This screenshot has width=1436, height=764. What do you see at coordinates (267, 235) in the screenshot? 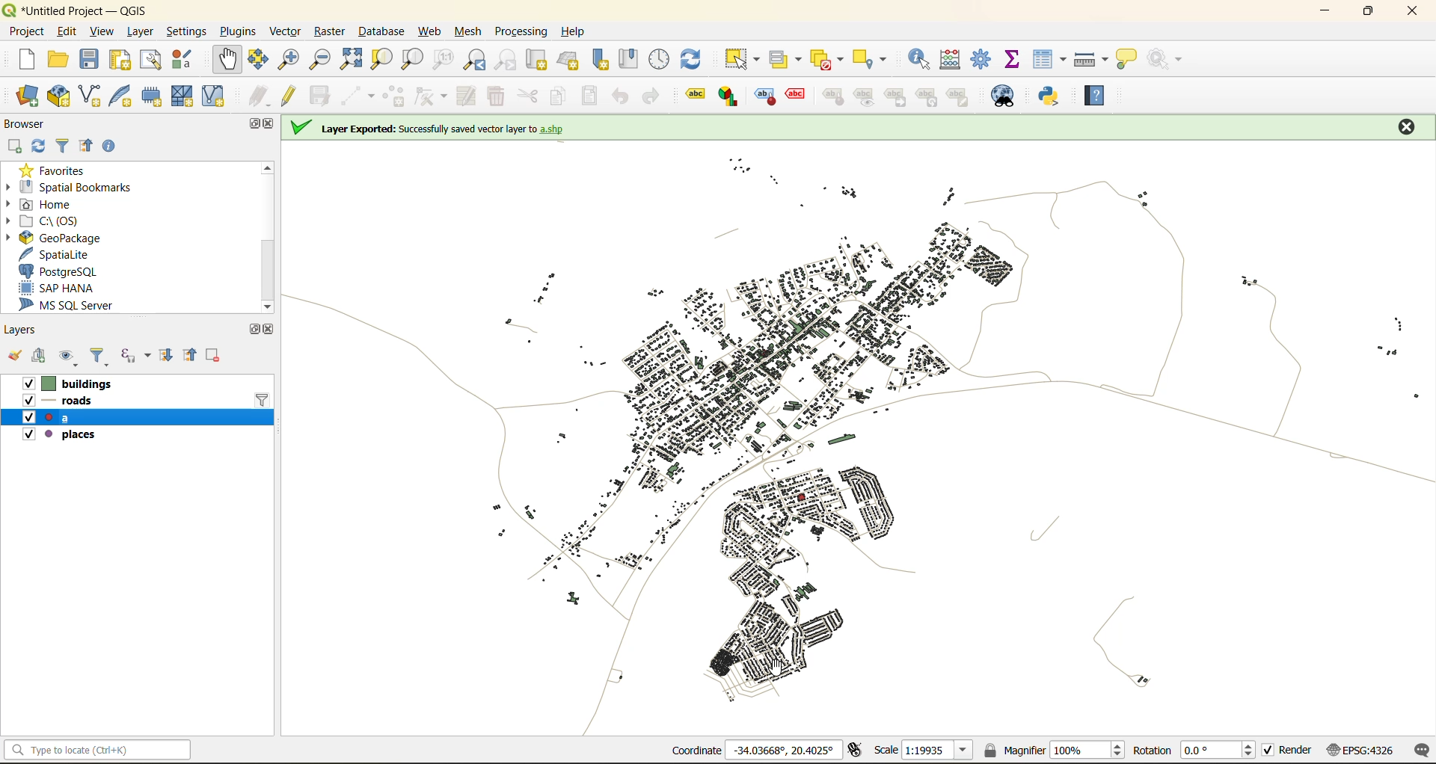
I see `scrollbar` at bounding box center [267, 235].